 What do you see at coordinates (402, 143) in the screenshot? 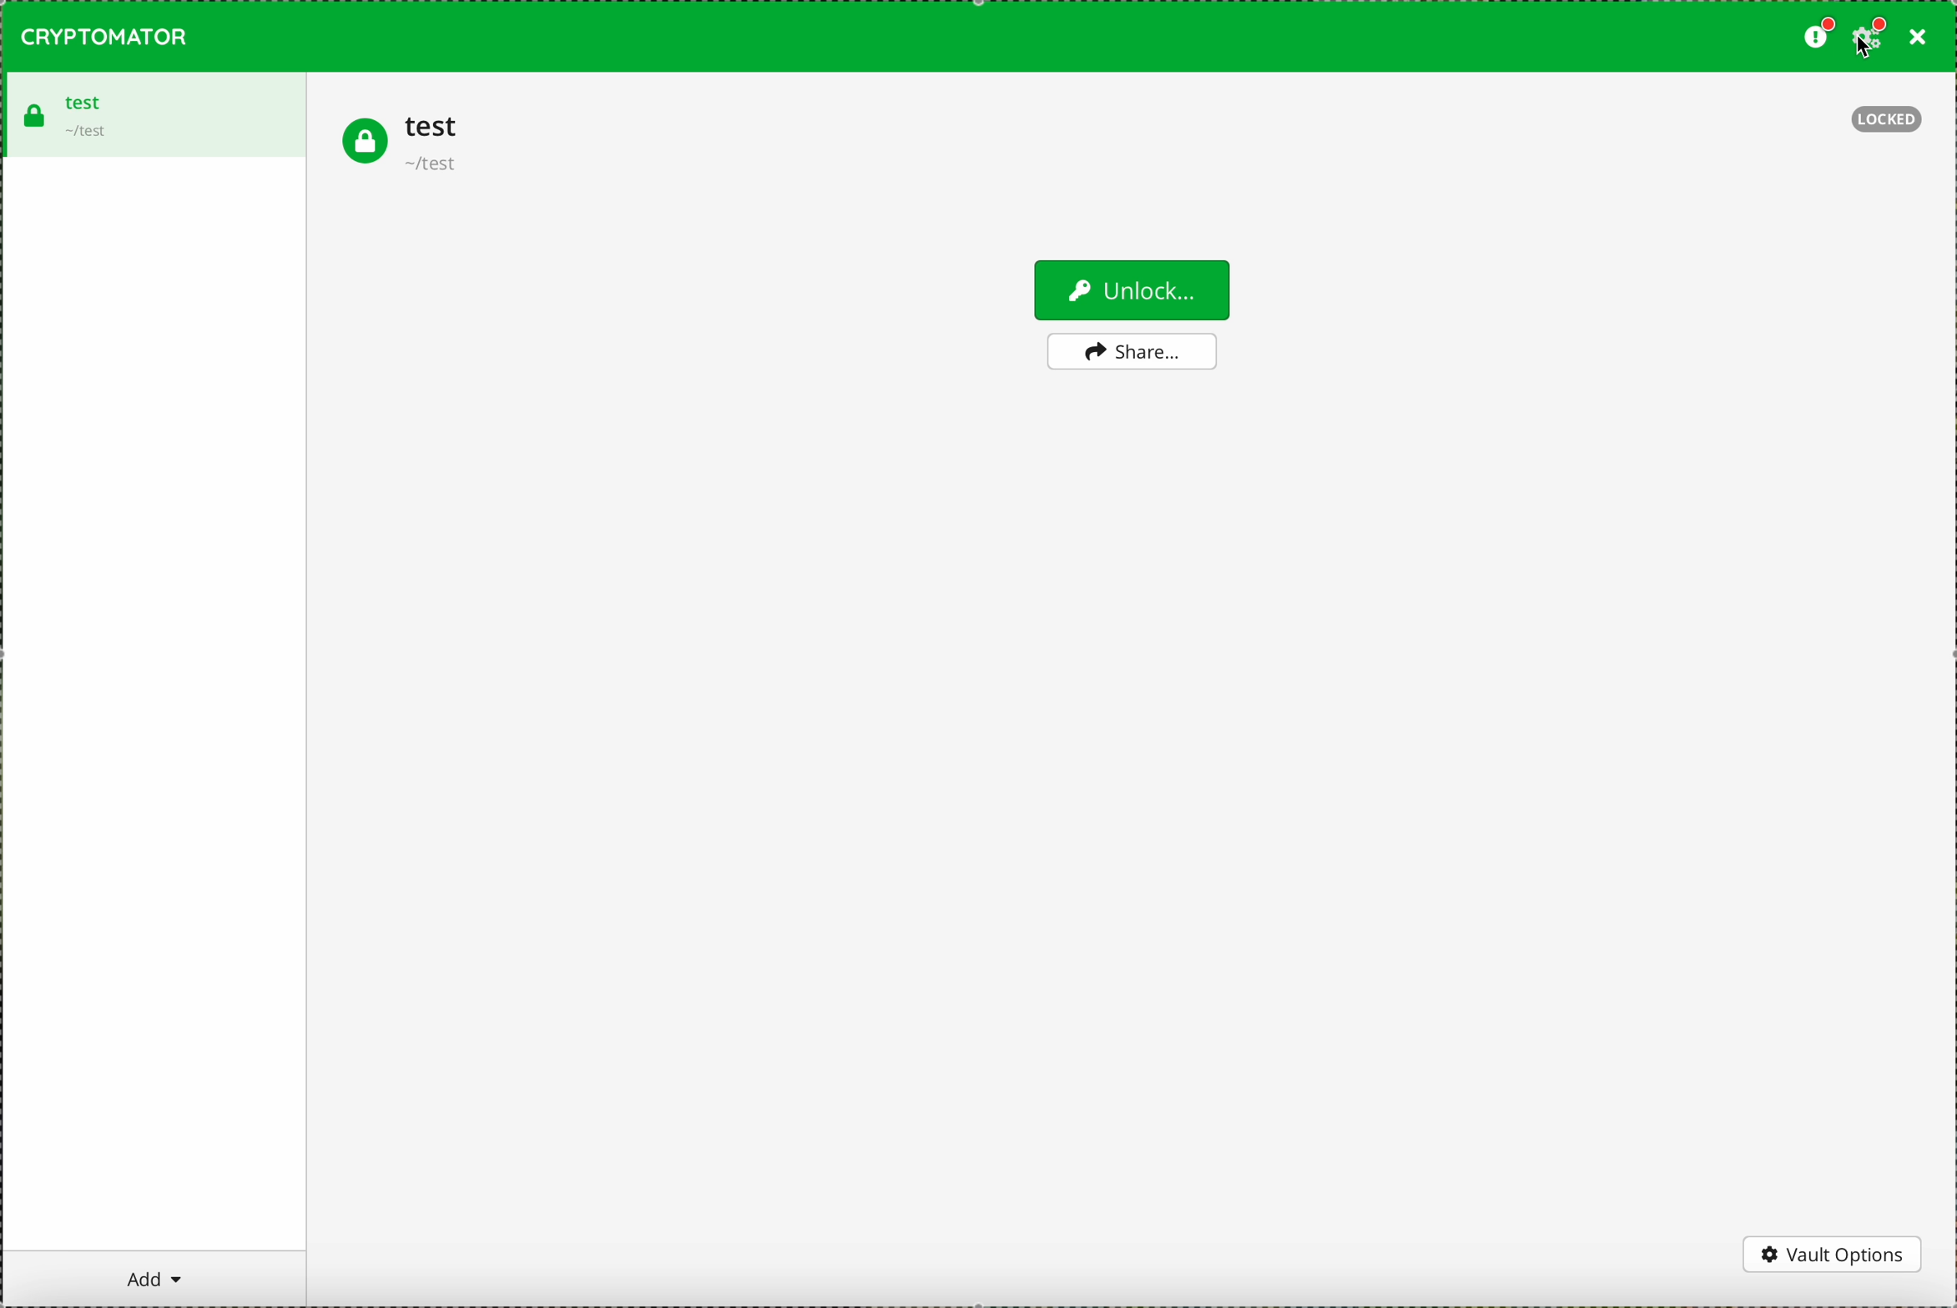
I see `test vault` at bounding box center [402, 143].